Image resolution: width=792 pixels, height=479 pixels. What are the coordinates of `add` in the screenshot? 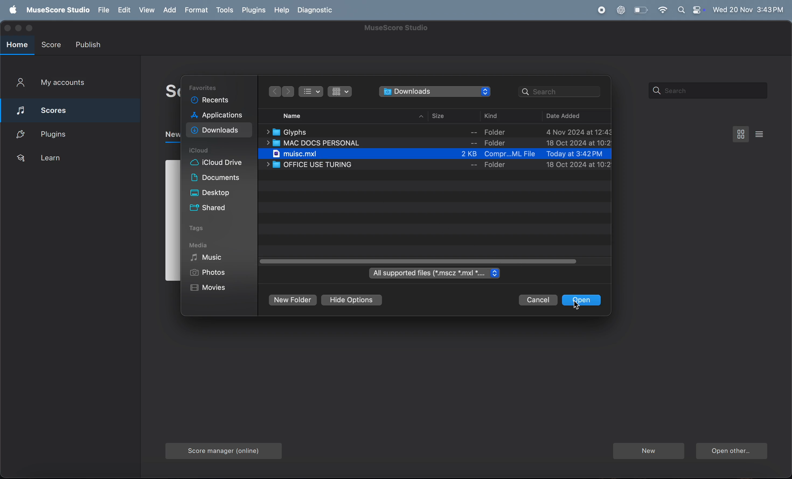 It's located at (169, 10).